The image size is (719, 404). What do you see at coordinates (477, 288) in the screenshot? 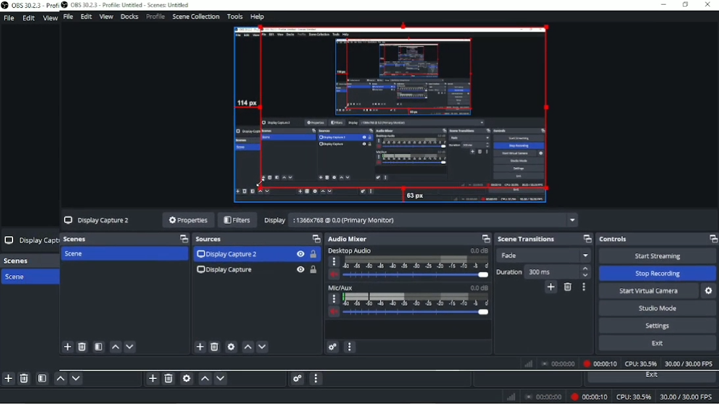
I see `0.0 dB` at bounding box center [477, 288].